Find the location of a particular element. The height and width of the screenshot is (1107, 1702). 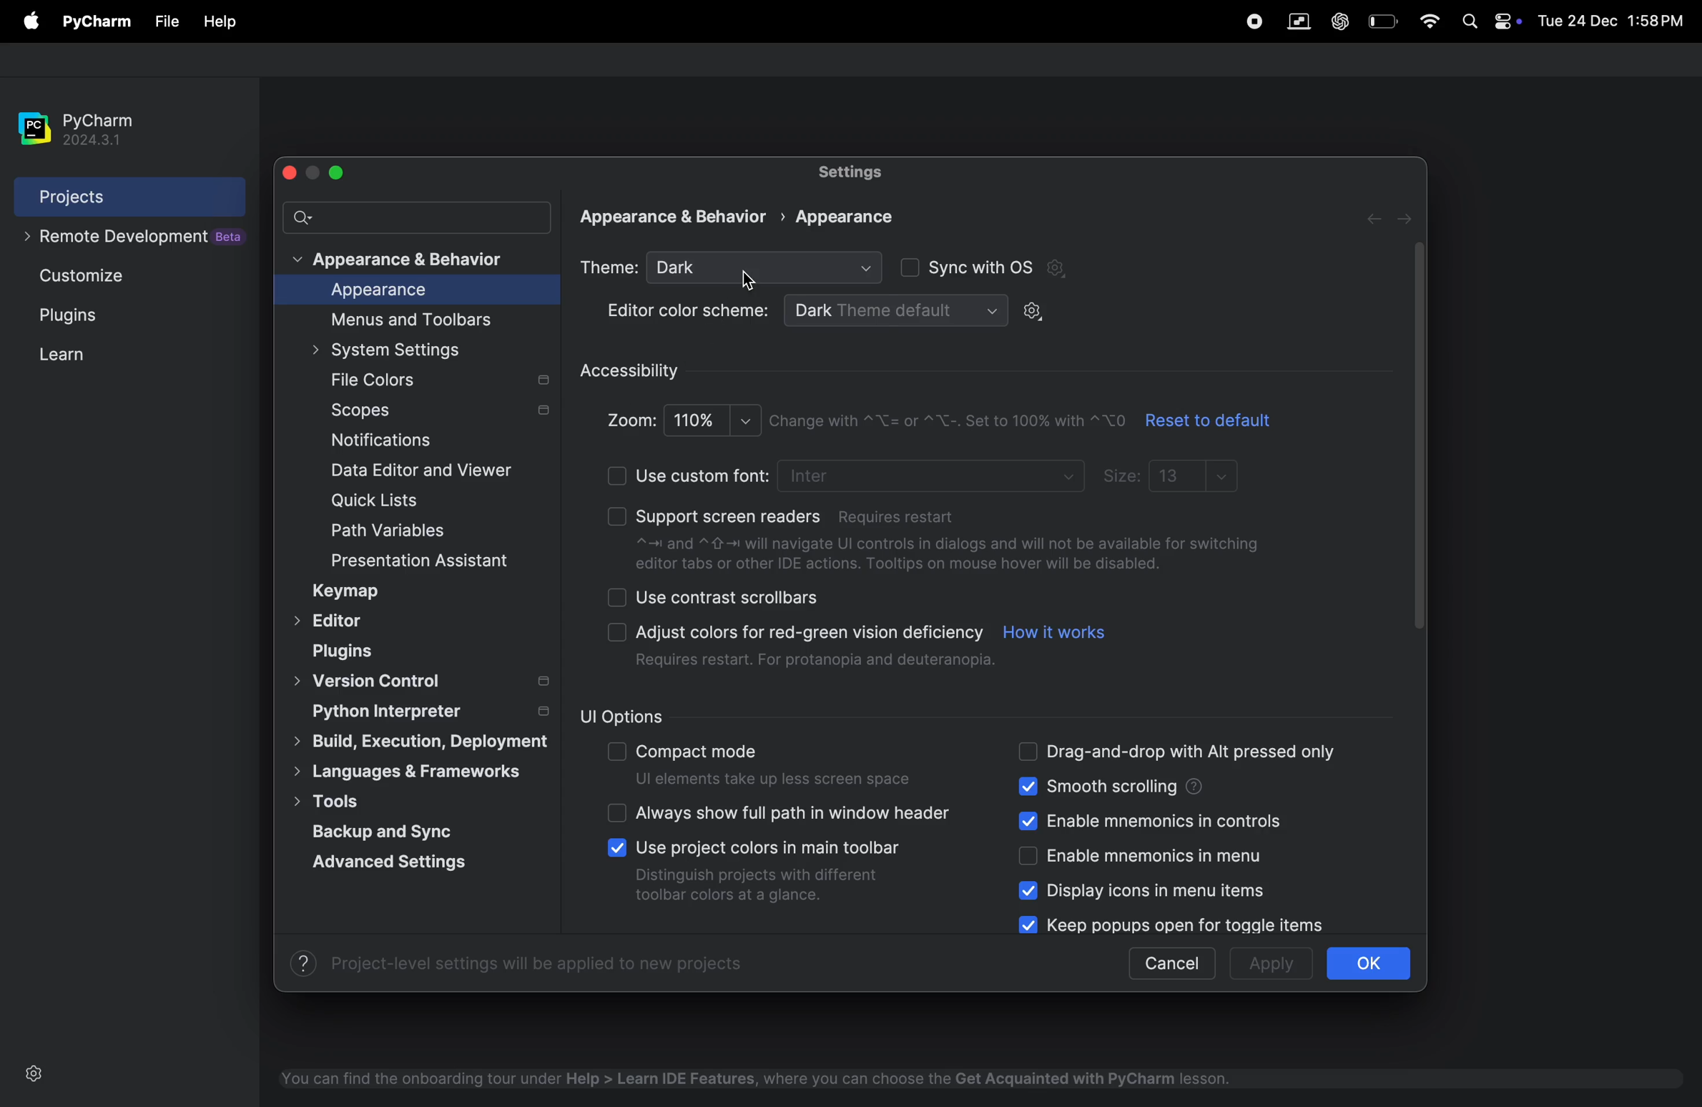

appearance  is located at coordinates (428, 294).